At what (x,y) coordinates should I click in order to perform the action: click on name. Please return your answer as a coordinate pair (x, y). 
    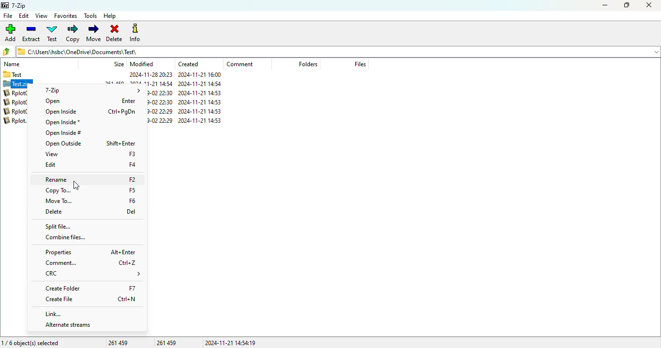
    Looking at the image, I should click on (12, 64).